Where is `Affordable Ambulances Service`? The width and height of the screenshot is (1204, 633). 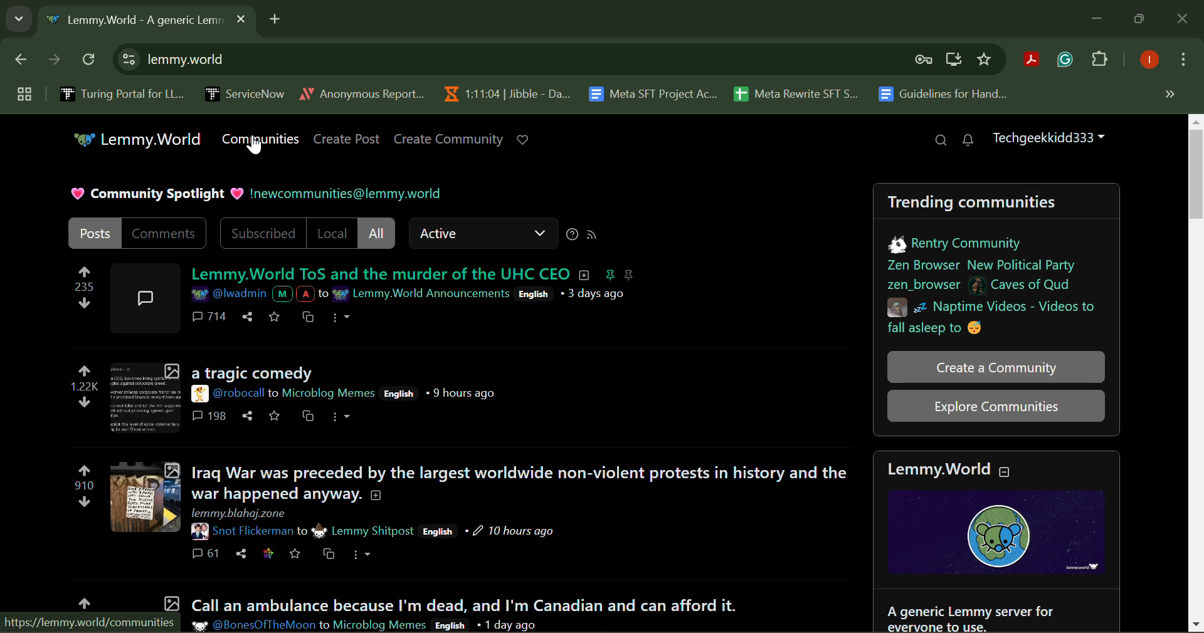 Affordable Ambulances Service is located at coordinates (467, 599).